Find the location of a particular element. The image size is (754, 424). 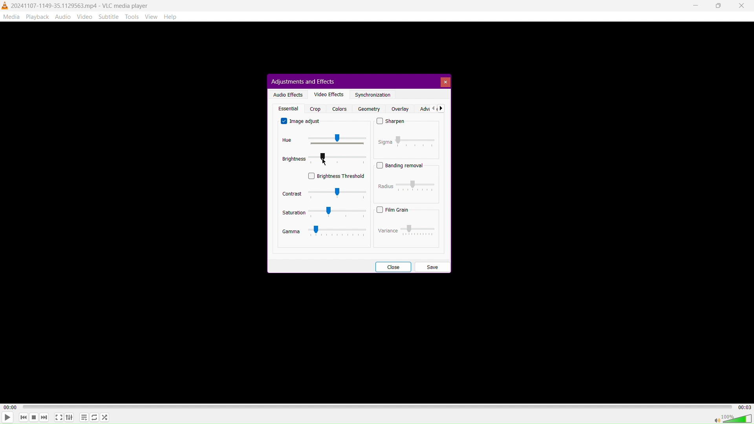

Volume 100% is located at coordinates (732, 418).